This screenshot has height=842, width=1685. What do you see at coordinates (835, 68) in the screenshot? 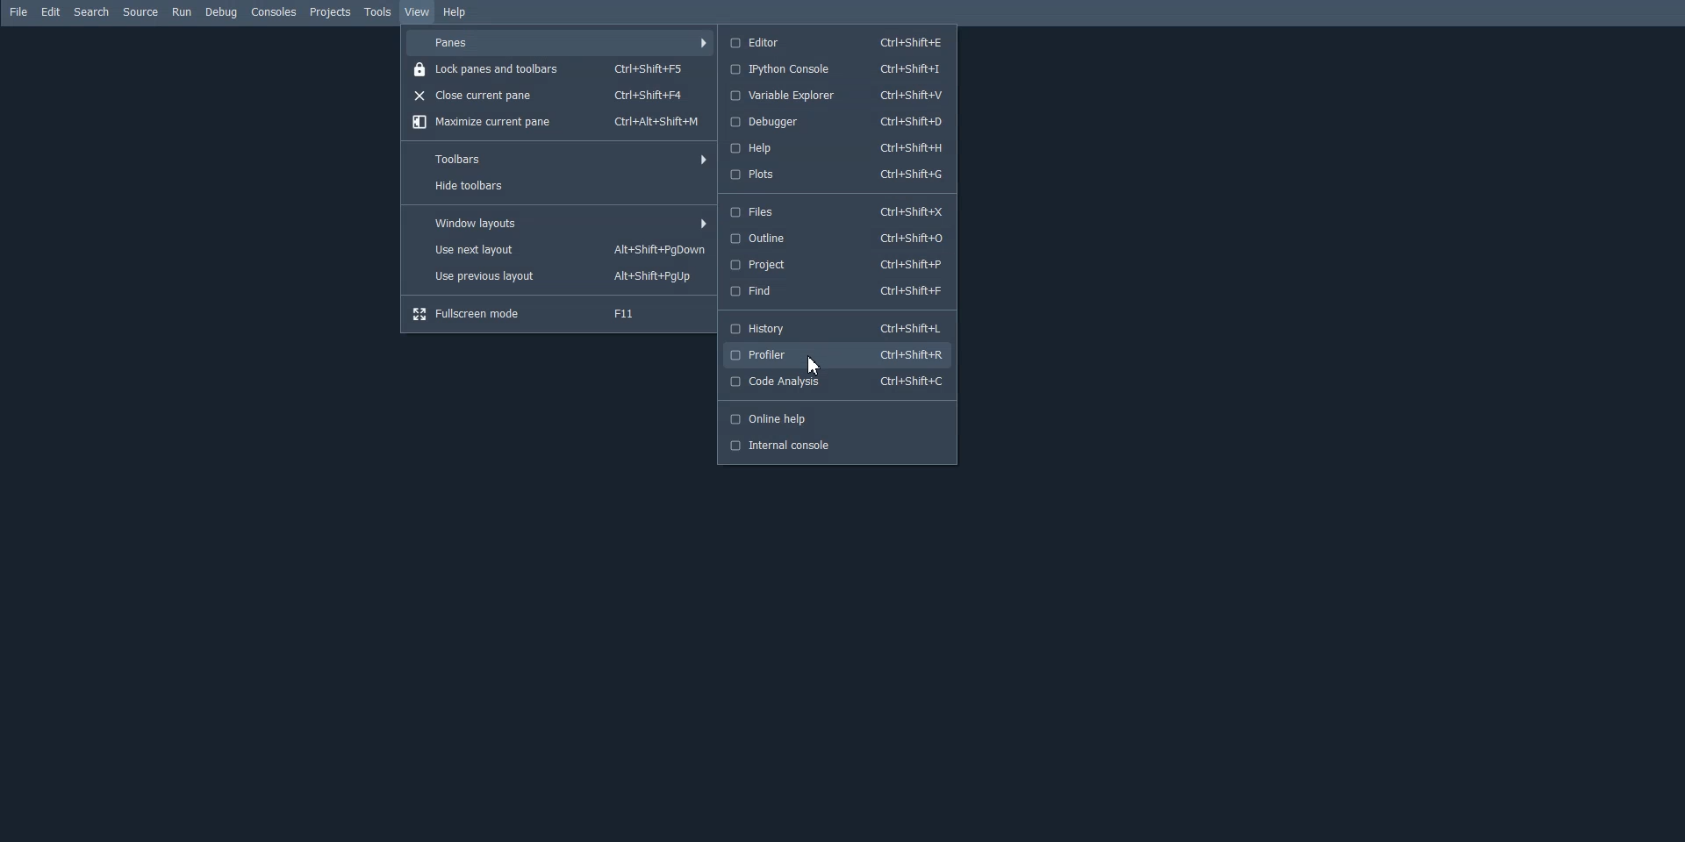
I see `Ipython console` at bounding box center [835, 68].